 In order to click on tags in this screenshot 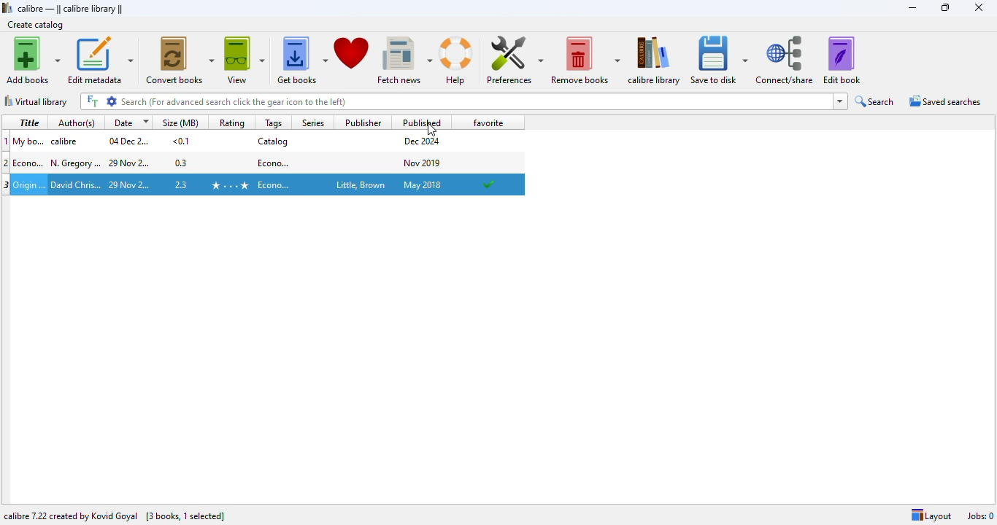, I will do `click(273, 122)`.